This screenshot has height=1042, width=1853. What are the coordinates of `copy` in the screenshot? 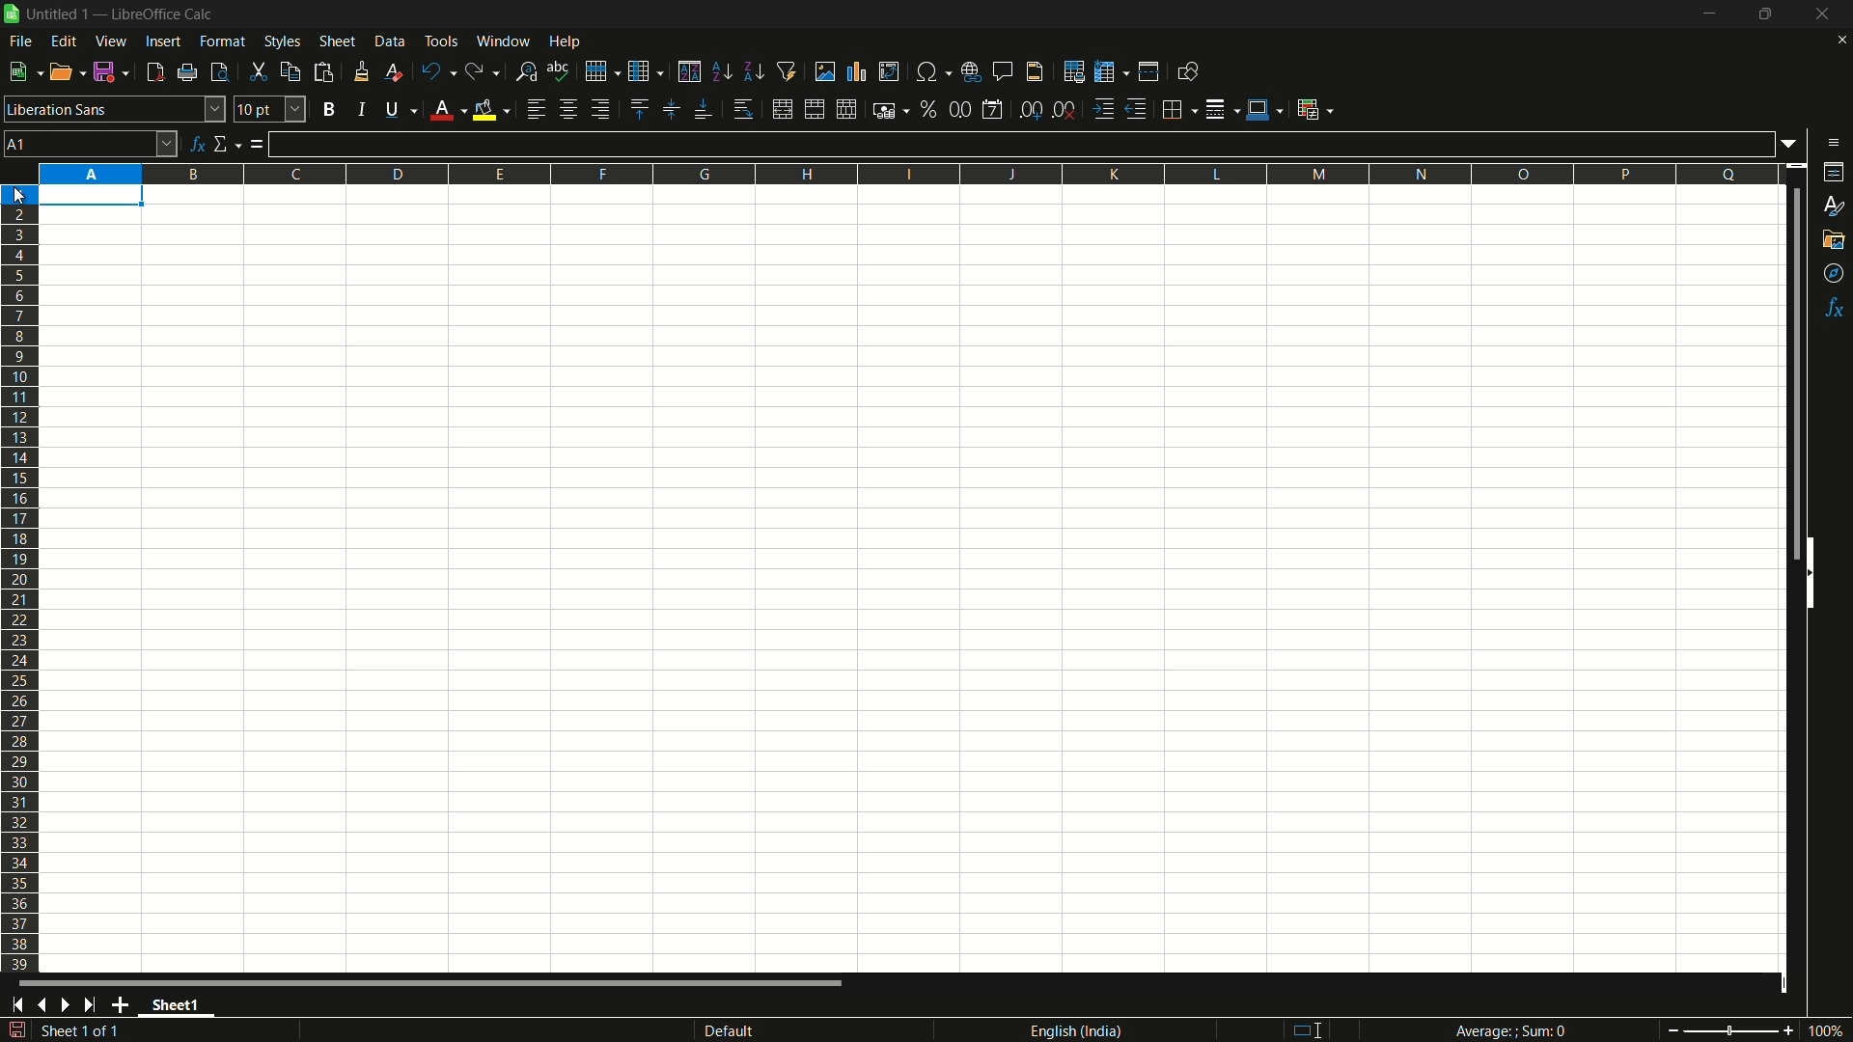 It's located at (289, 71).